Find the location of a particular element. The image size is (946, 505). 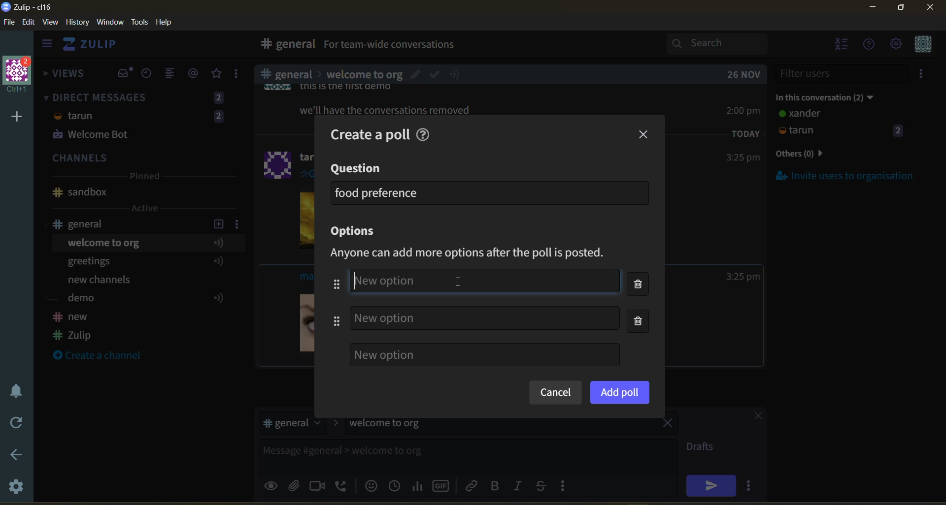

organisation is located at coordinates (20, 75).